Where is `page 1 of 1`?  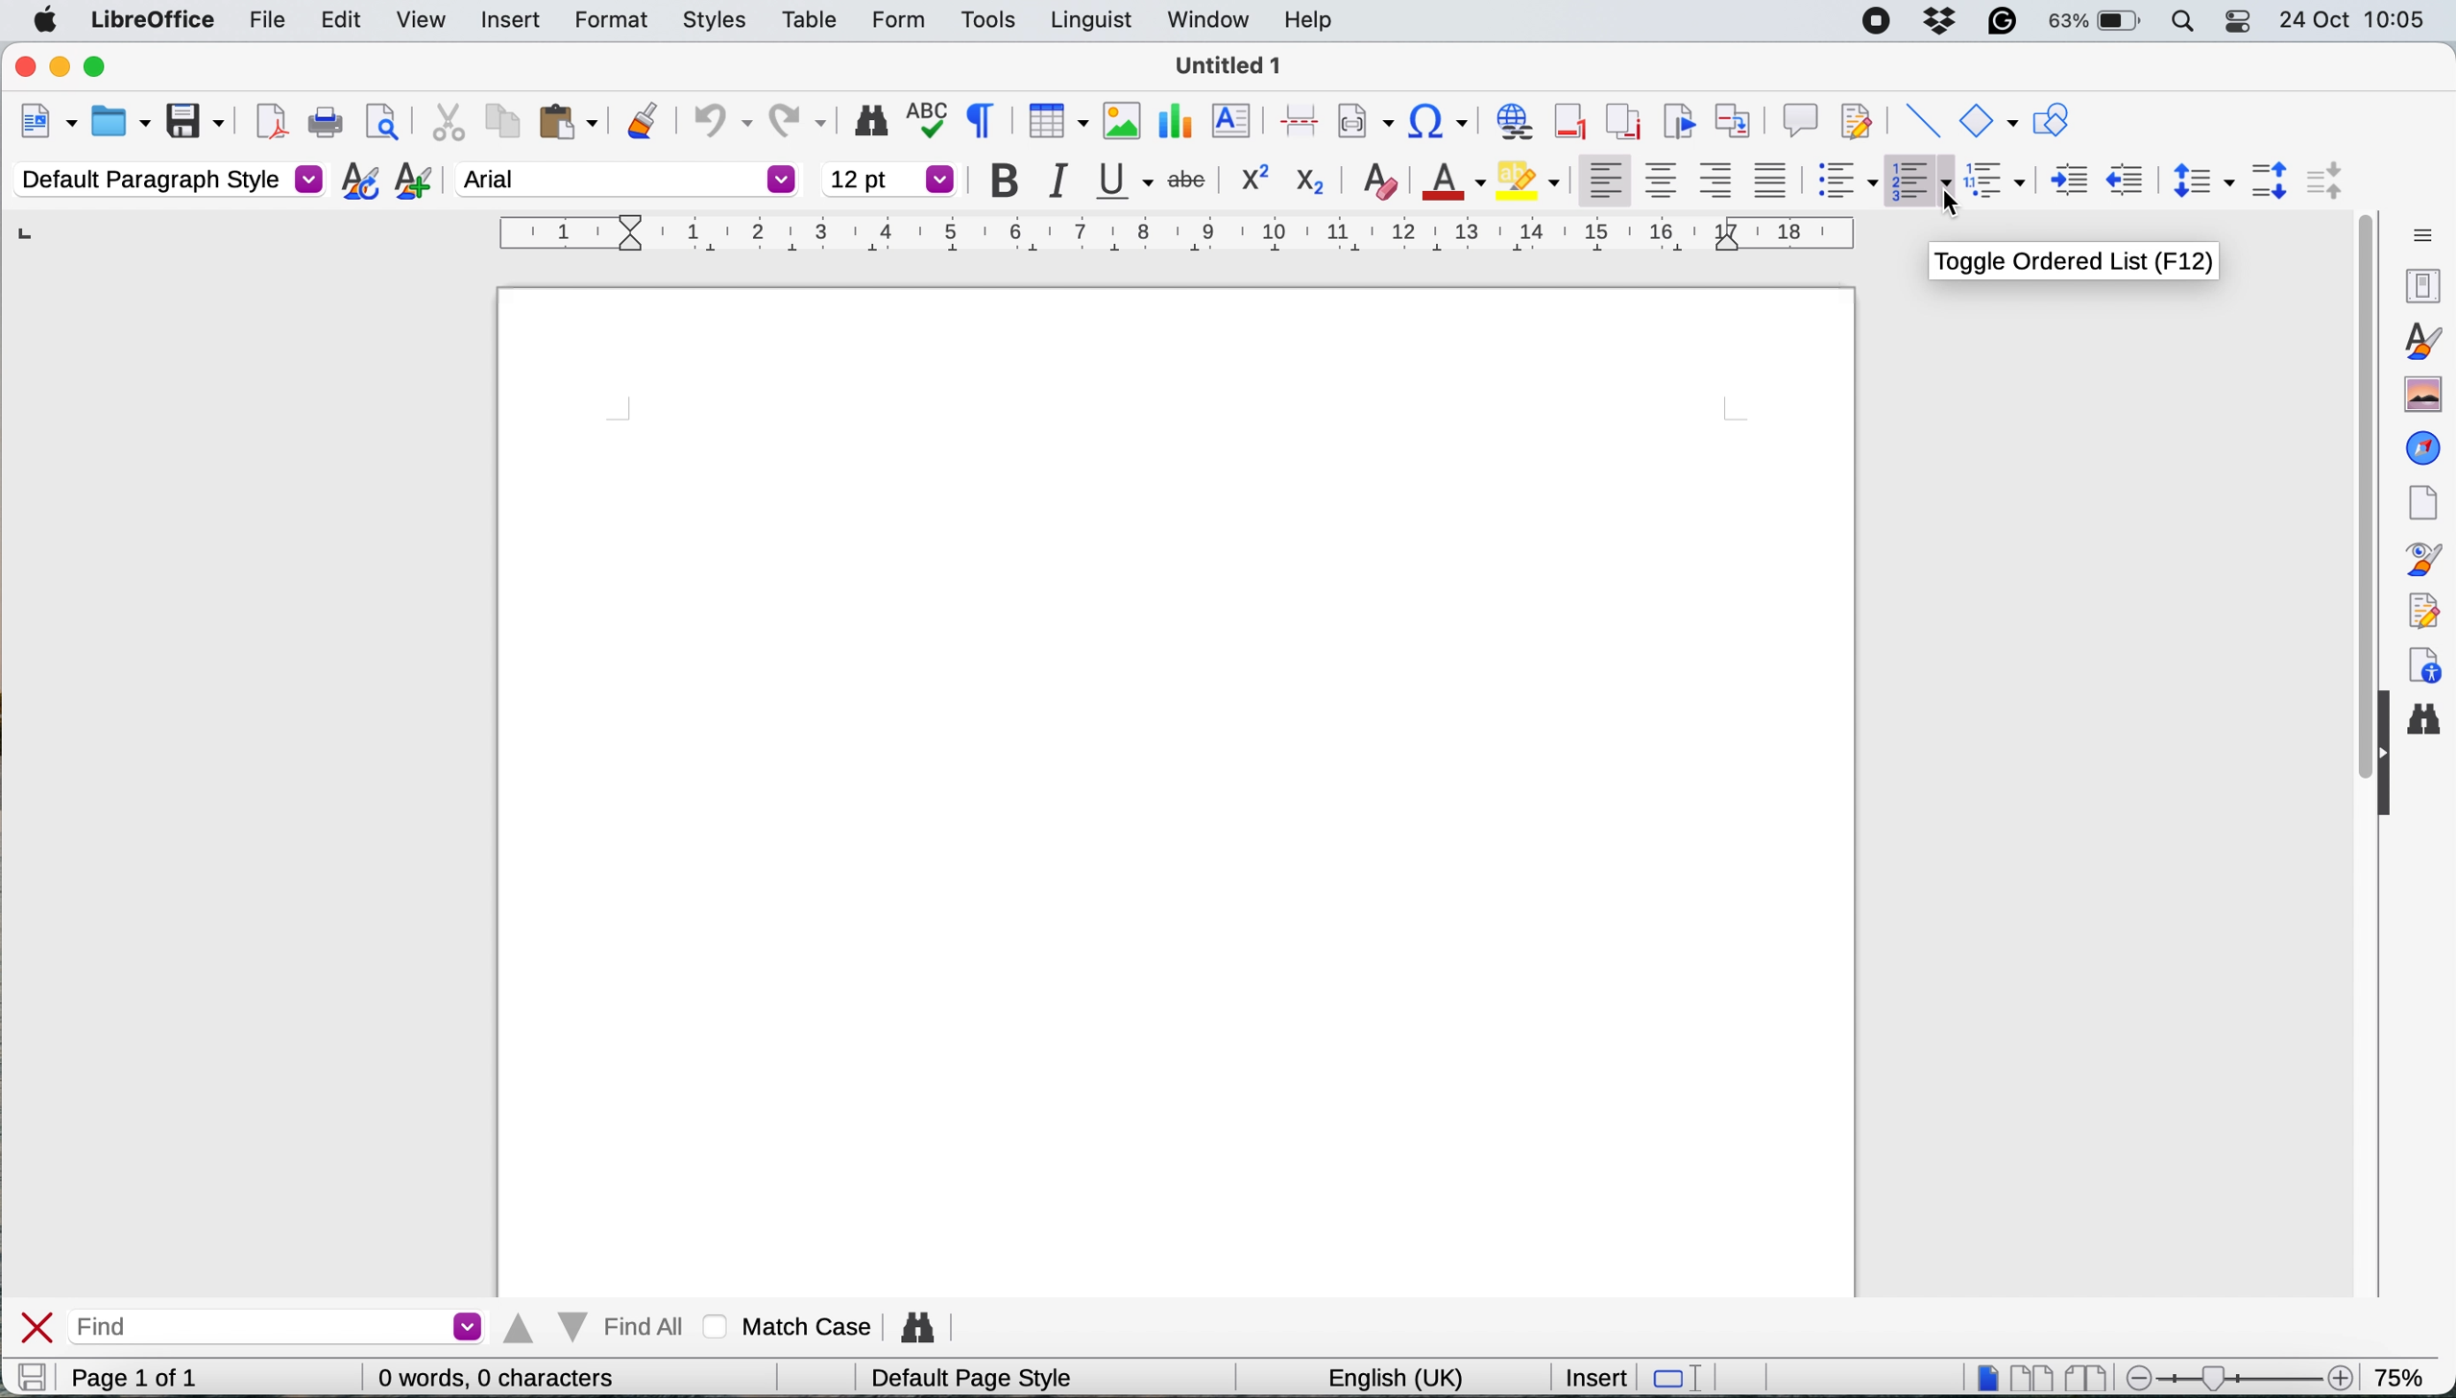
page 1 of 1 is located at coordinates (165, 1378).